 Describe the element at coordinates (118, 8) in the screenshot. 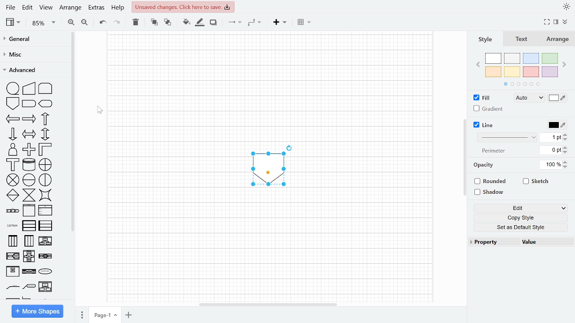

I see `Help` at that location.